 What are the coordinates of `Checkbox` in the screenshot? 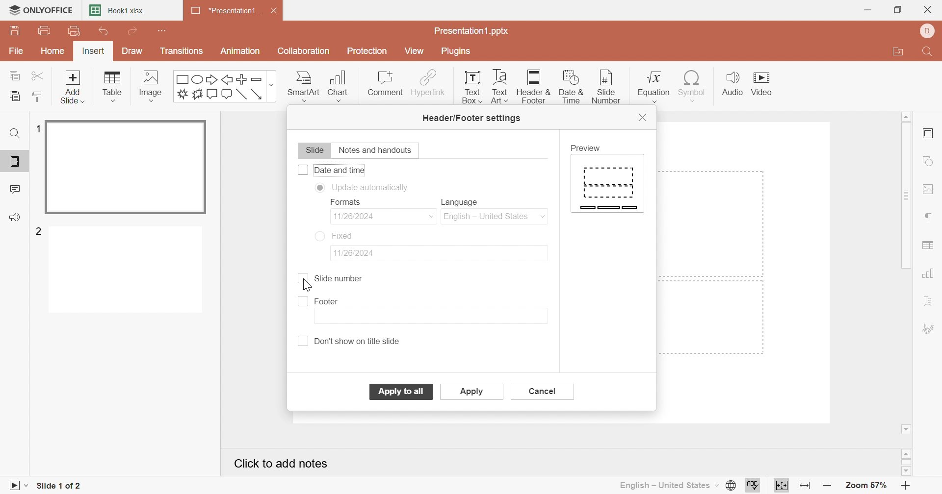 It's located at (303, 302).